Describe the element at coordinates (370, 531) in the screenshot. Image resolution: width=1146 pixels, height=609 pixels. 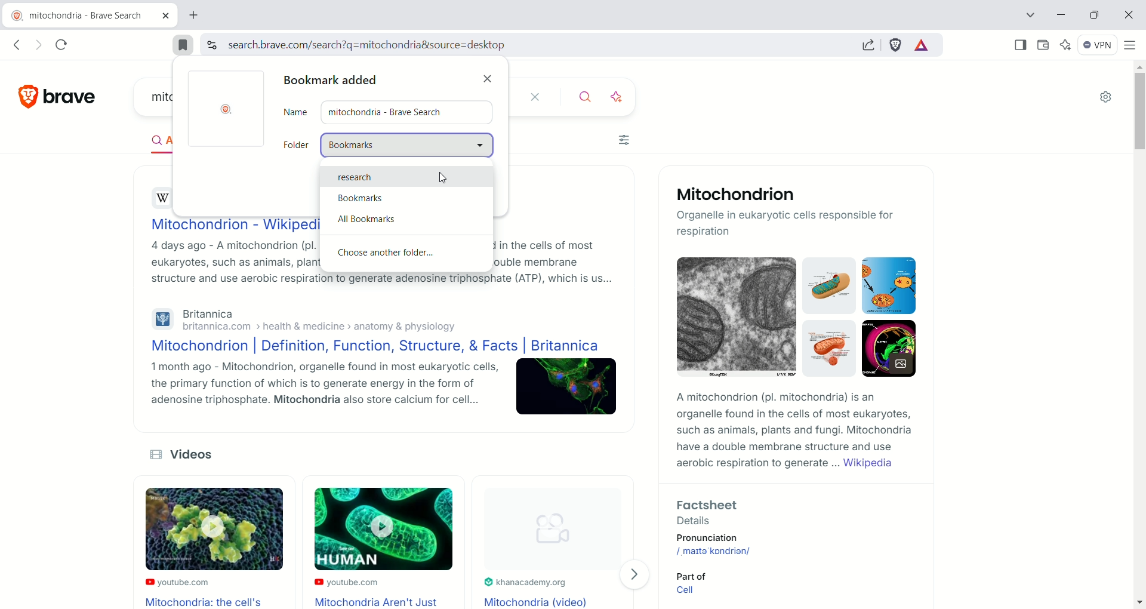
I see `Video Thumbnails` at that location.